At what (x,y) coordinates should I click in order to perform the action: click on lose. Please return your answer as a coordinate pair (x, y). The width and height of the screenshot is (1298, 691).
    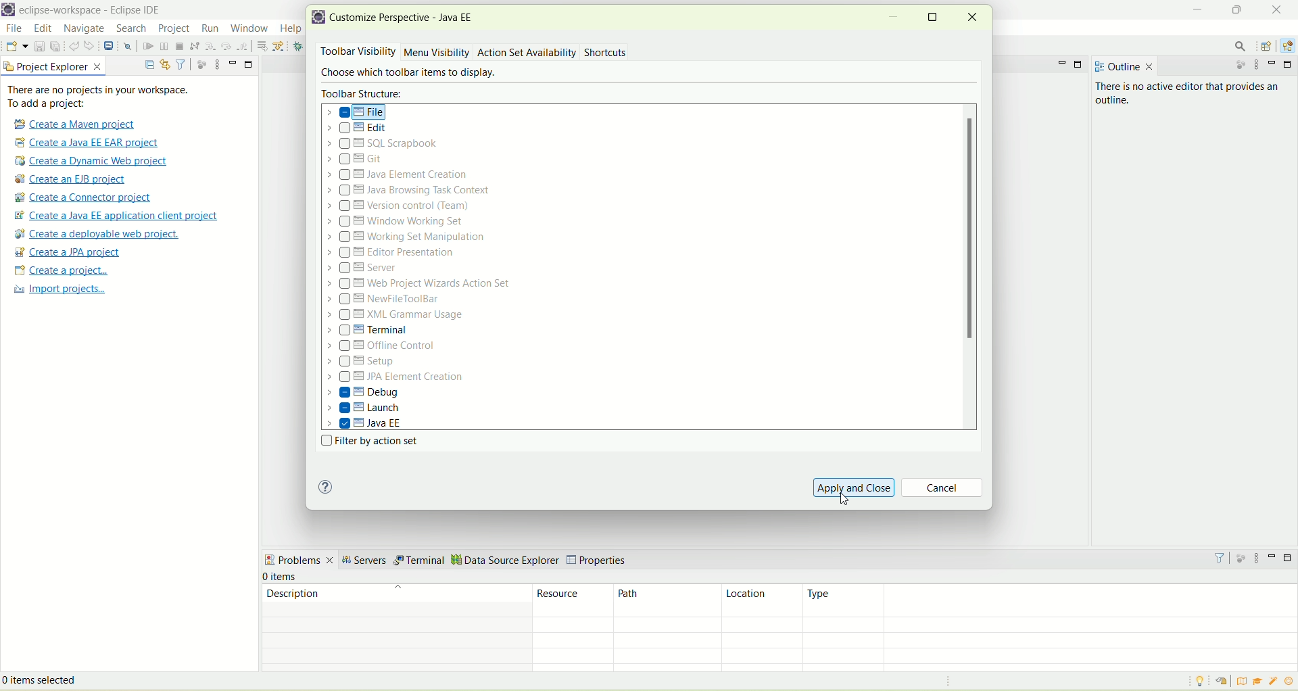
    Looking at the image, I should click on (973, 16).